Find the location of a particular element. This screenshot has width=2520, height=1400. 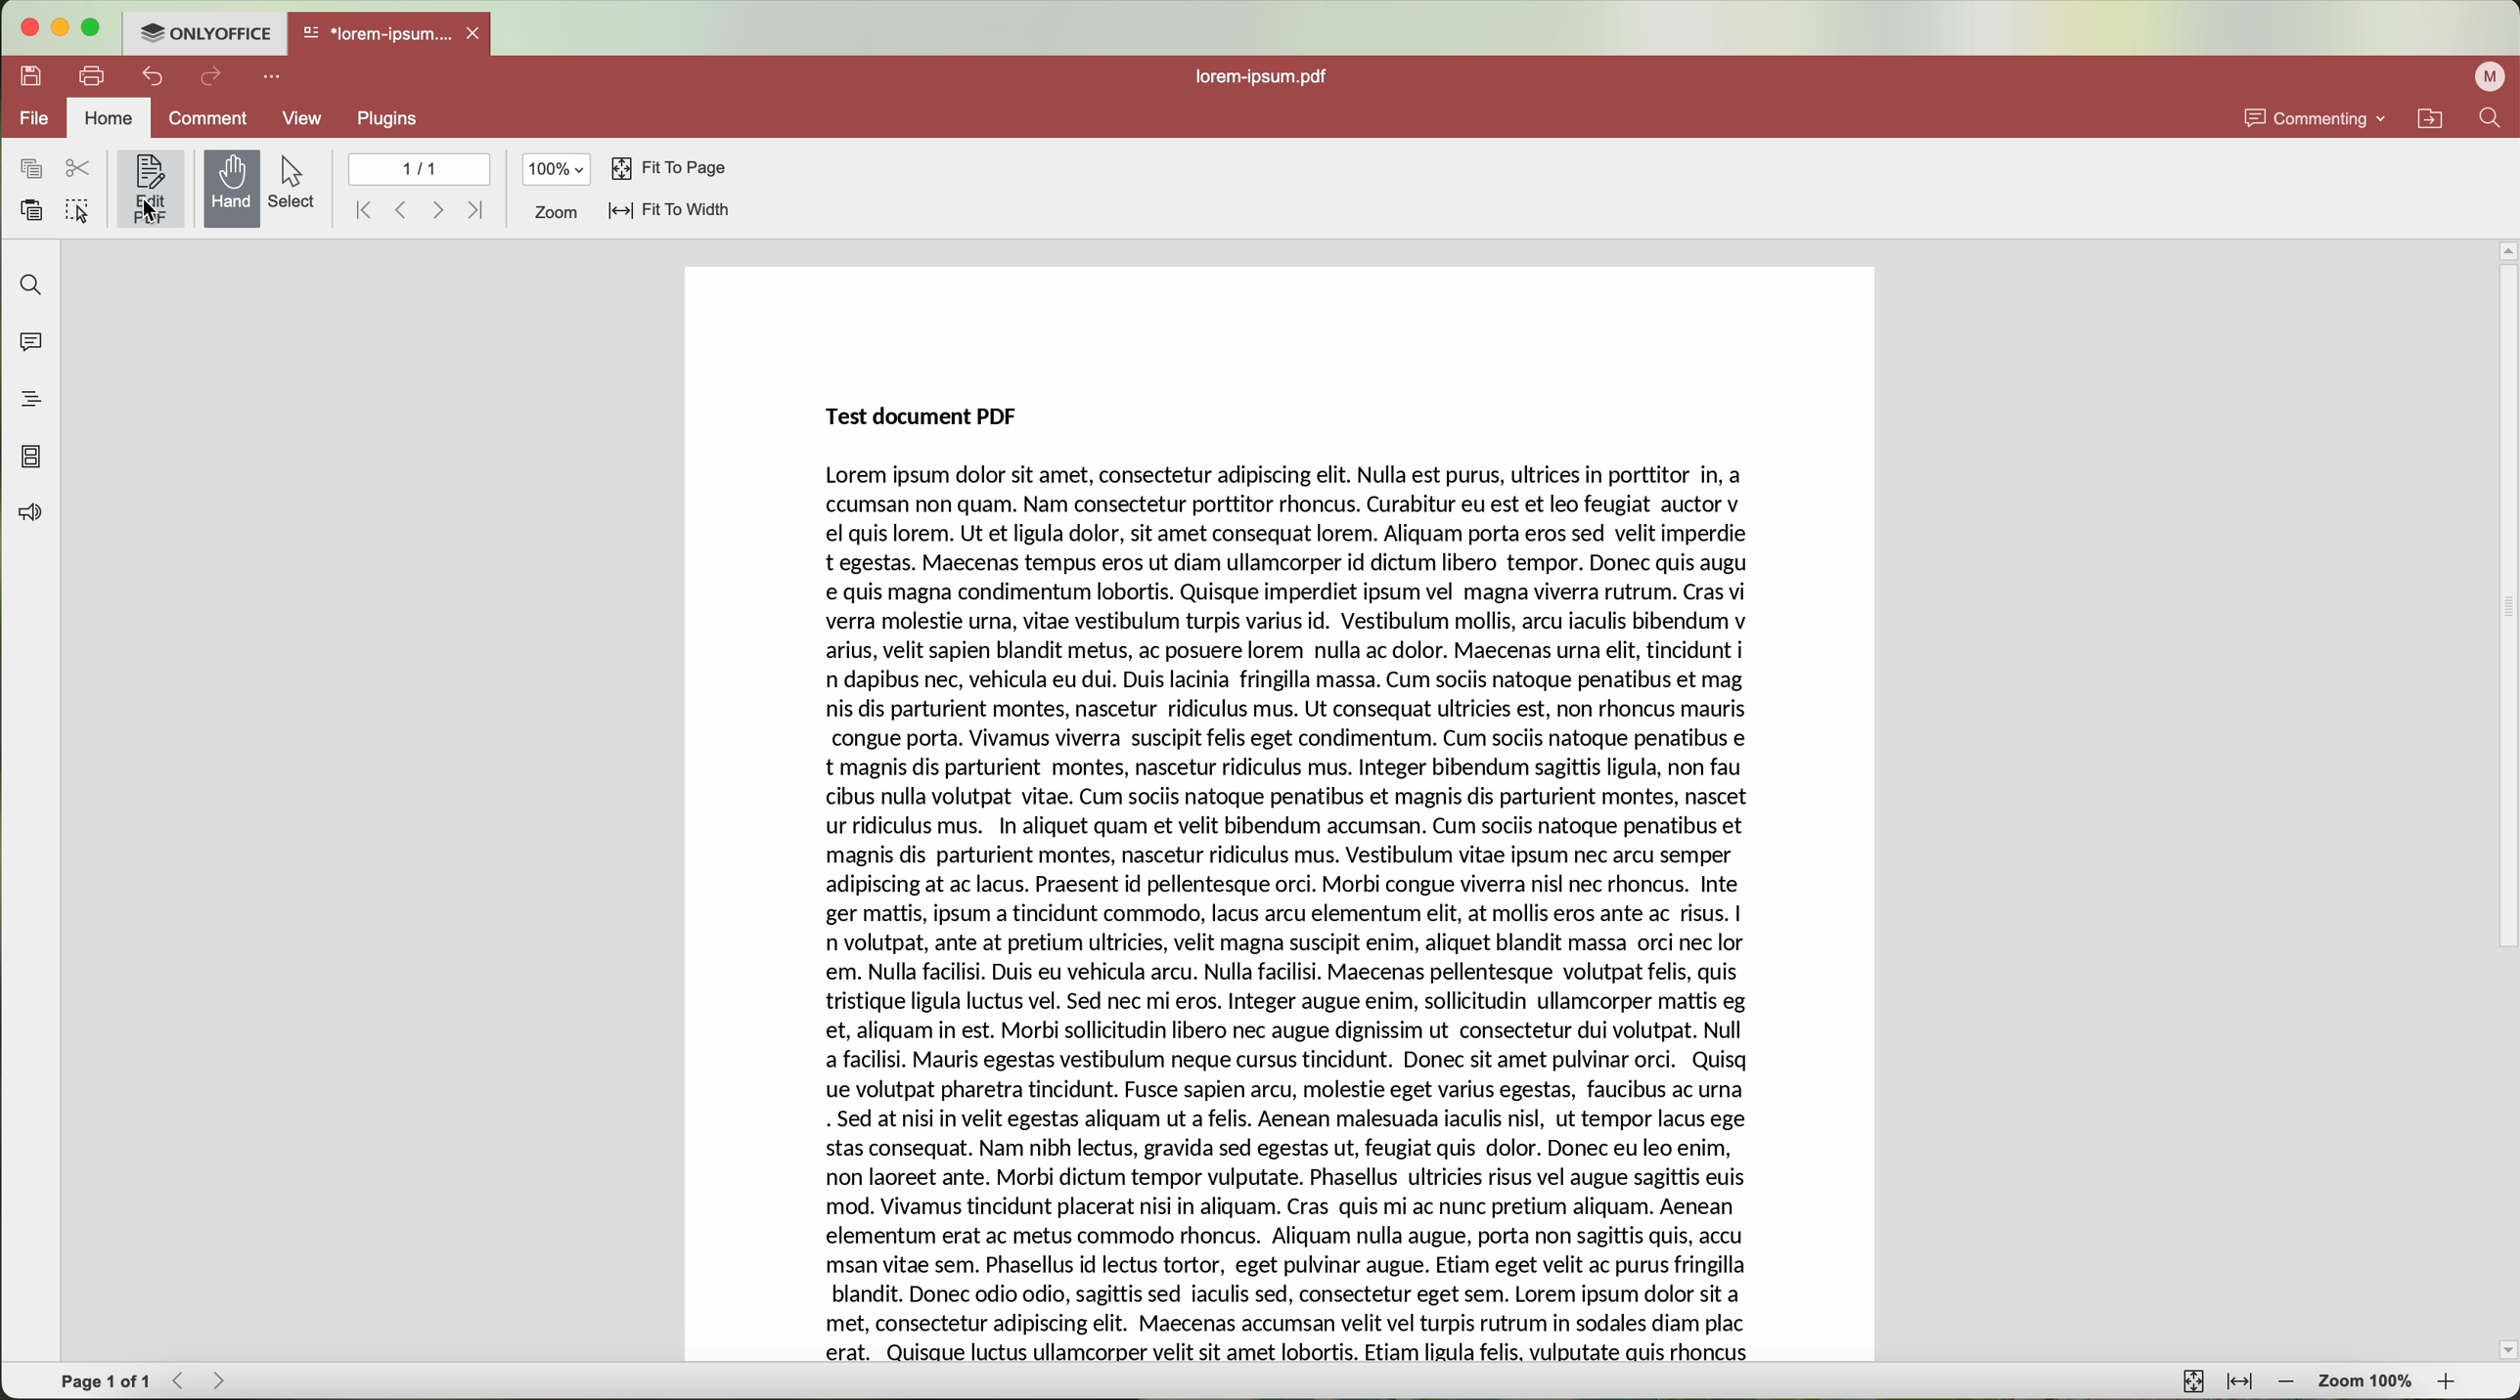

fit to width is located at coordinates (670, 211).